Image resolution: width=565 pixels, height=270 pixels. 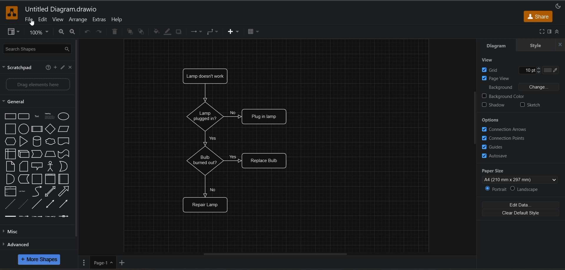 What do you see at coordinates (118, 20) in the screenshot?
I see `help` at bounding box center [118, 20].